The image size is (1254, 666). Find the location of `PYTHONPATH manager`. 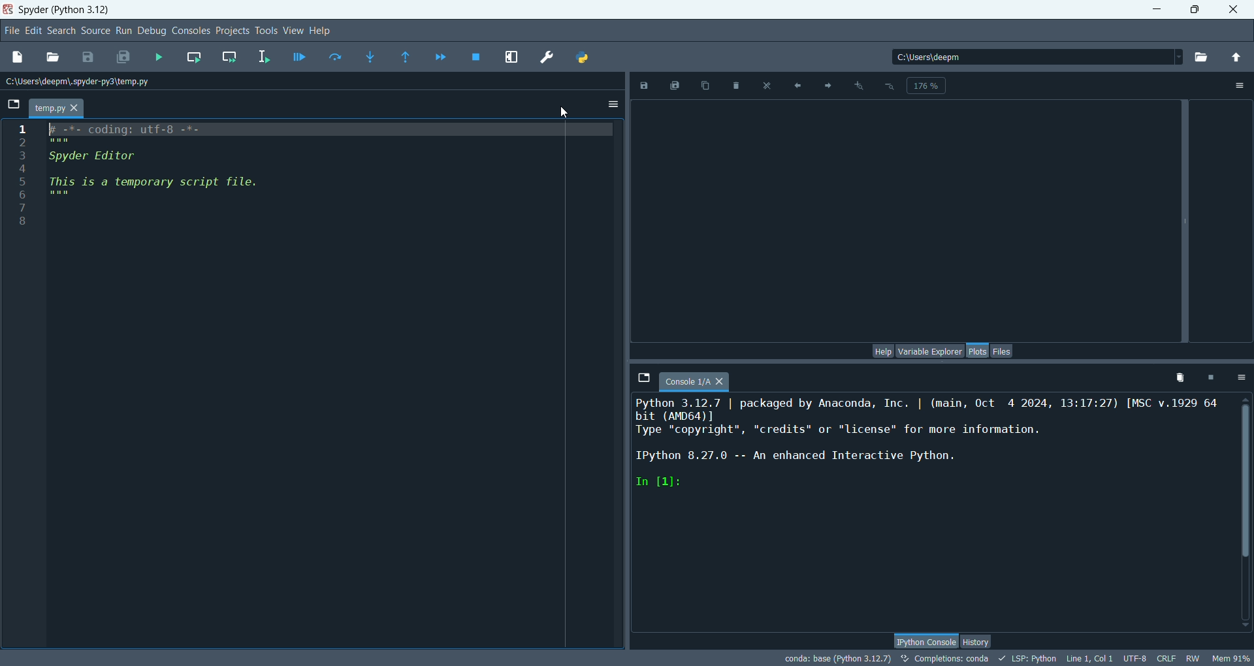

PYTHONPATH manager is located at coordinates (585, 59).